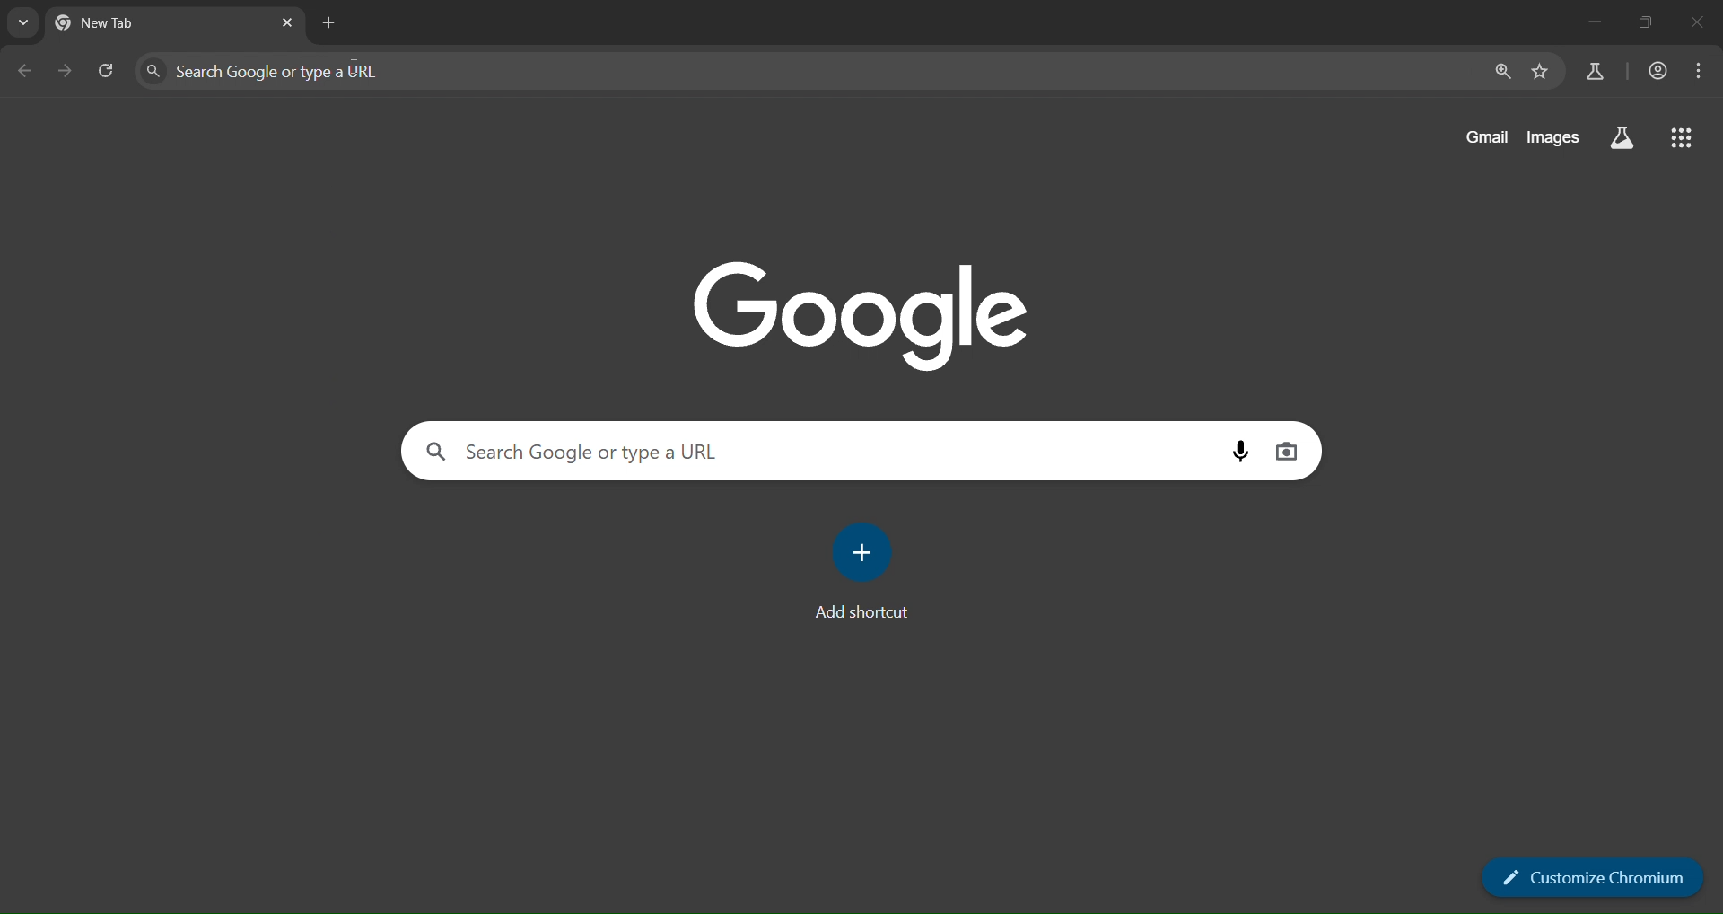 The height and width of the screenshot is (914, 1723). Describe the element at coordinates (333, 22) in the screenshot. I see `new tab` at that location.